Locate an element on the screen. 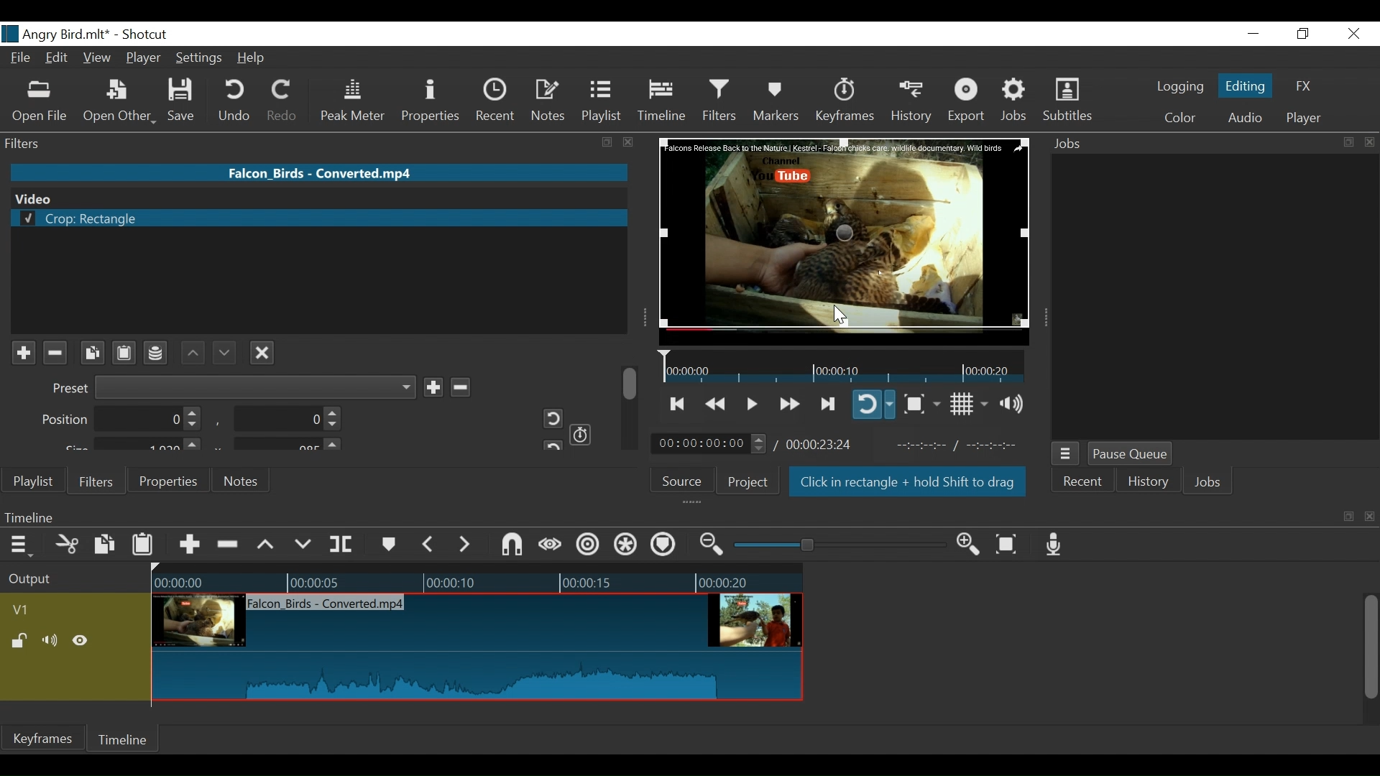 The image size is (1380, 776). Notes is located at coordinates (549, 101).